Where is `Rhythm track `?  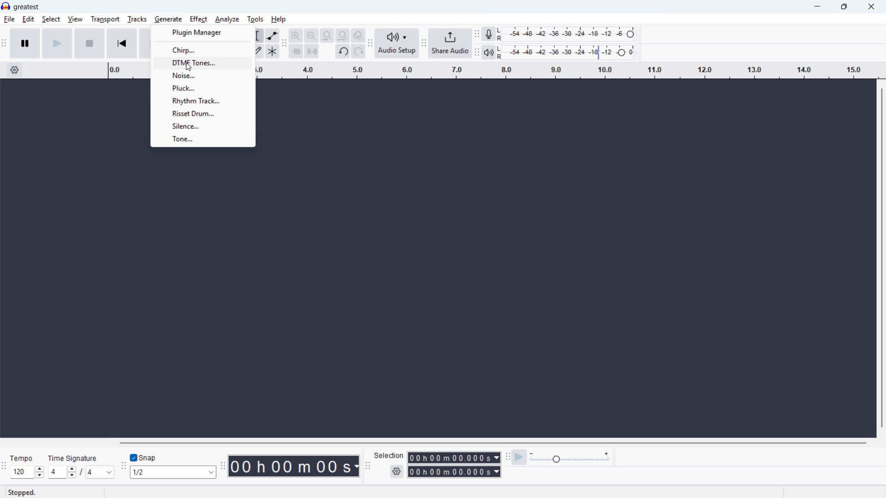 Rhythm track  is located at coordinates (203, 101).